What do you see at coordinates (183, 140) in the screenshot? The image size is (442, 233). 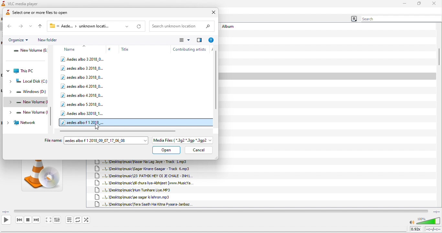 I see `Media Files ( *.3g2 *.3gp *.3gp2` at bounding box center [183, 140].